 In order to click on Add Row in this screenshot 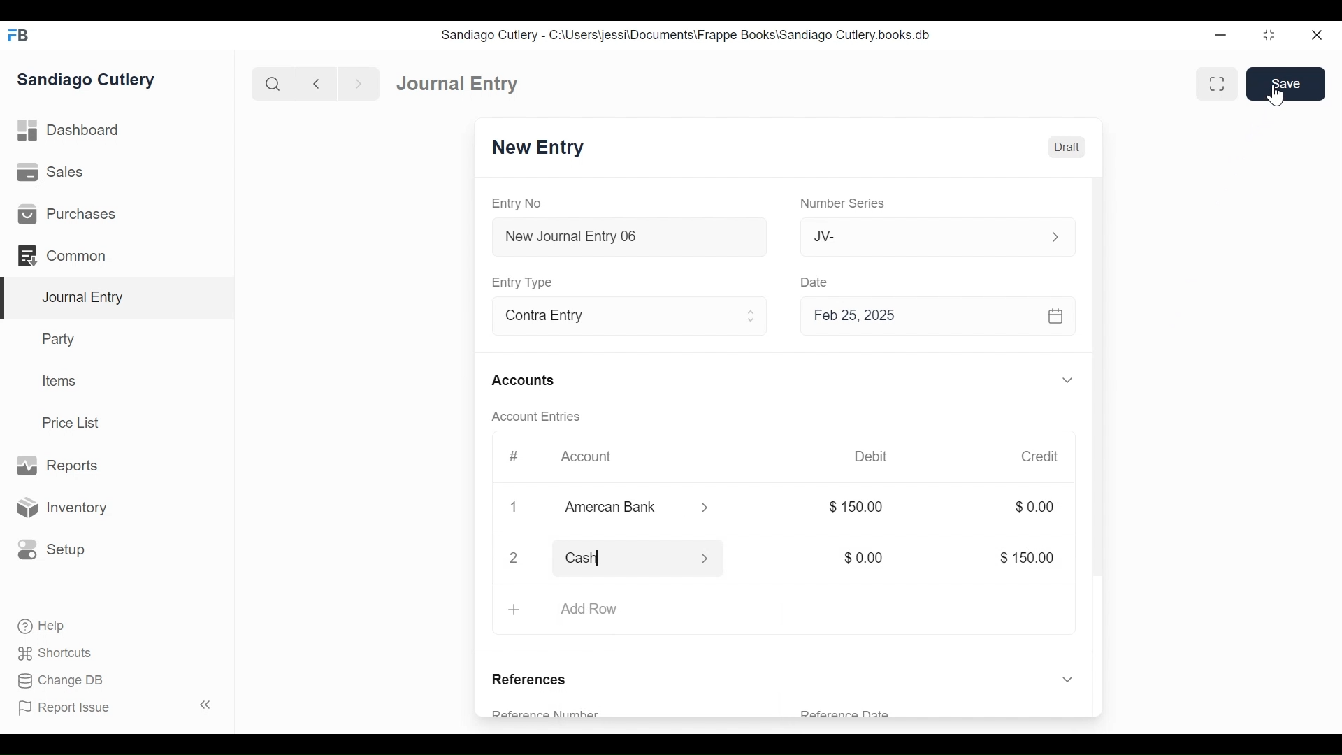, I will do `click(589, 610)`.